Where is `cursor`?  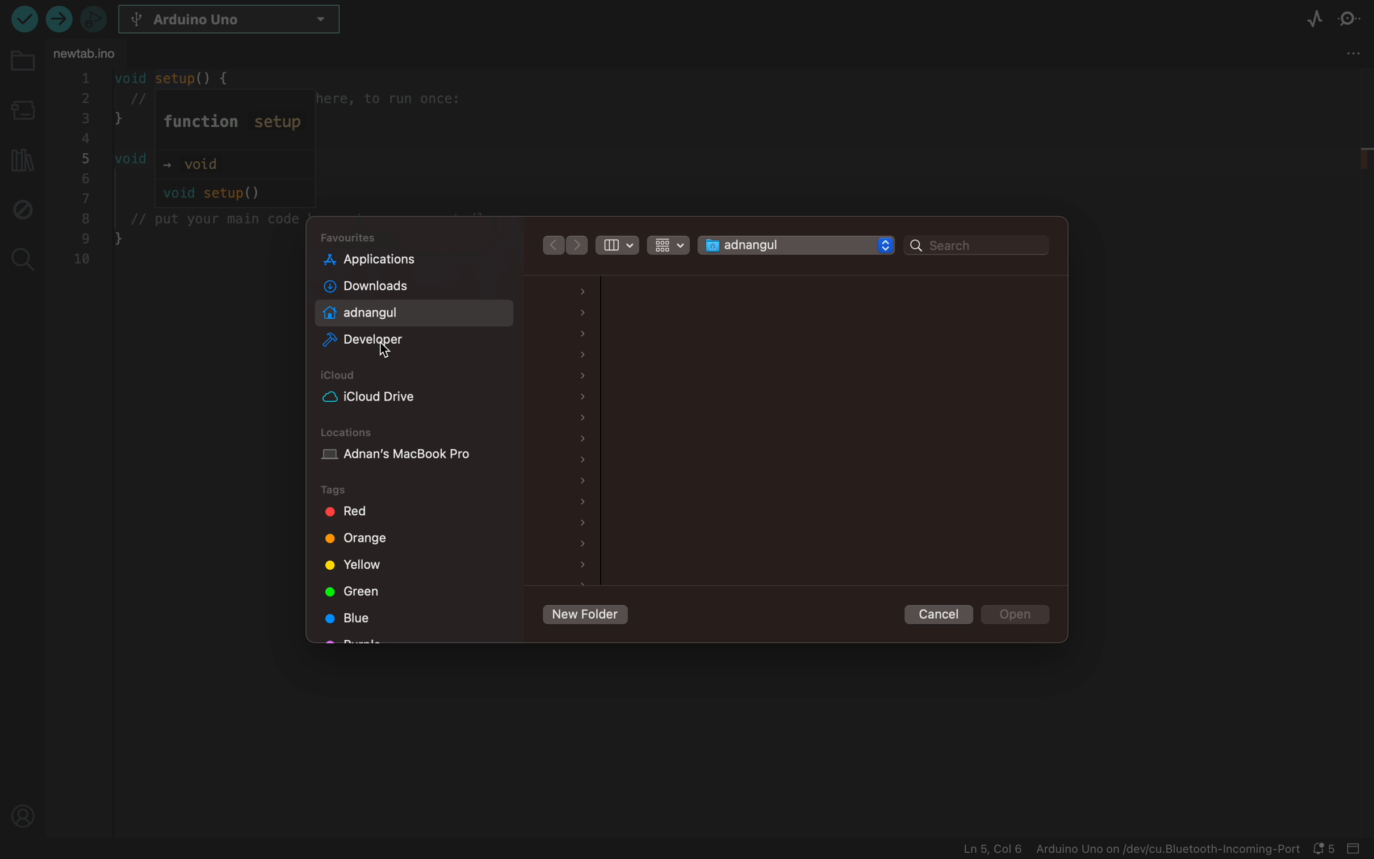 cursor is located at coordinates (386, 350).